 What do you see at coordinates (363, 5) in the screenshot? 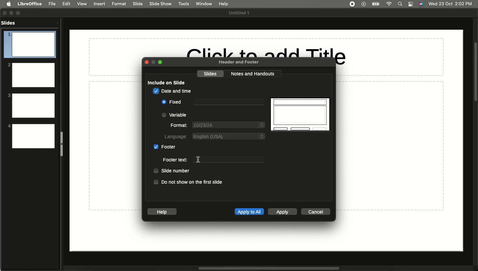
I see `Video player` at bounding box center [363, 5].